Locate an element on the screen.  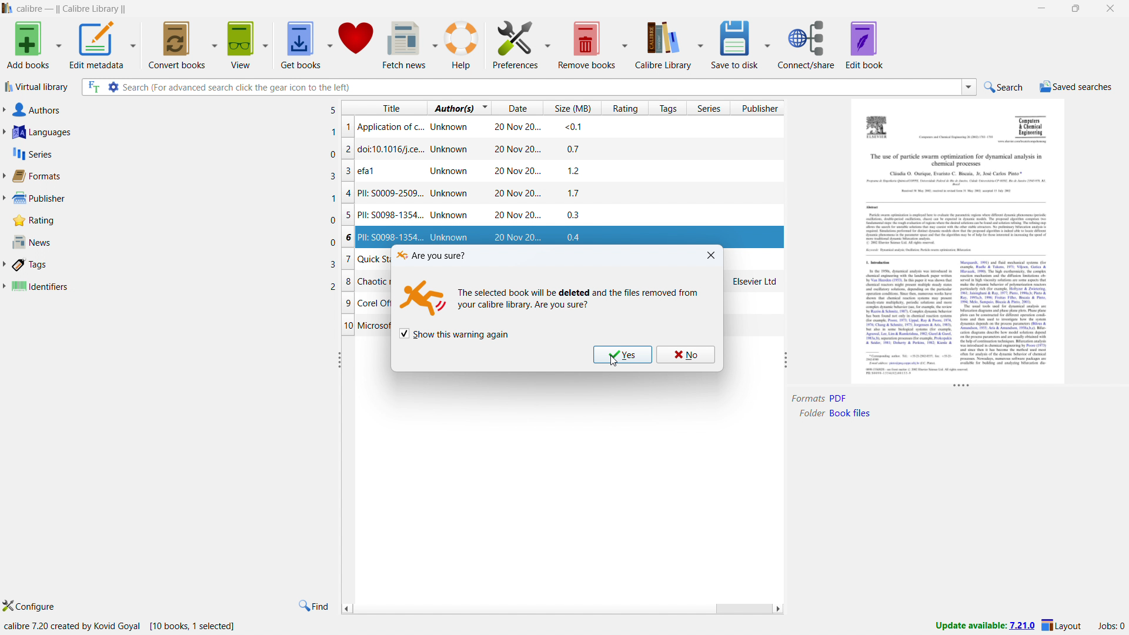
news is located at coordinates (173, 241).